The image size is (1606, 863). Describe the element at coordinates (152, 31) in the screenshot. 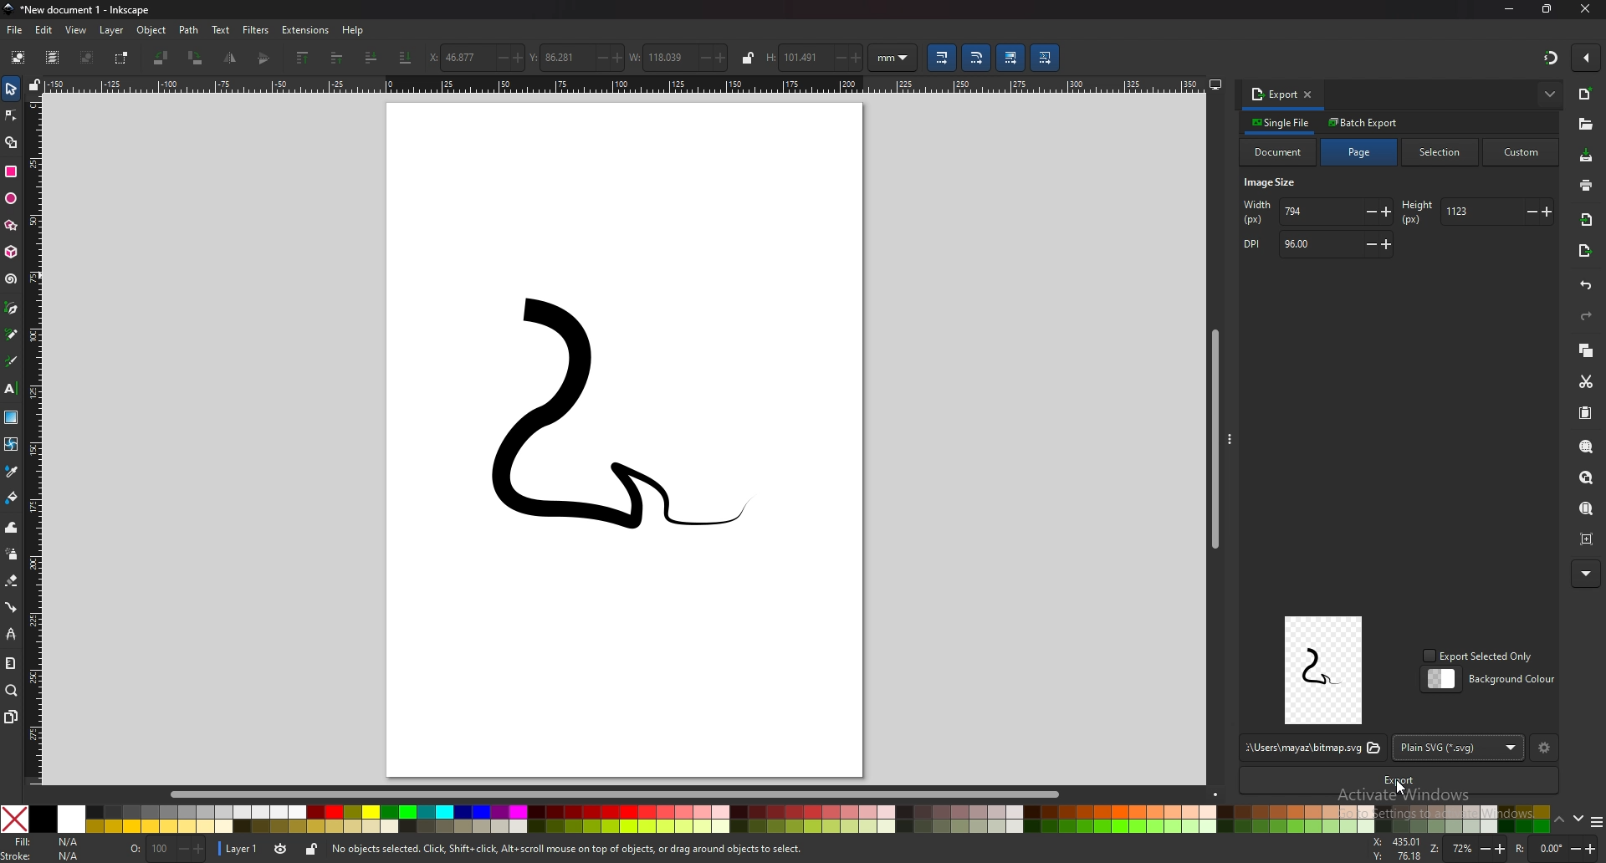

I see `object` at that location.